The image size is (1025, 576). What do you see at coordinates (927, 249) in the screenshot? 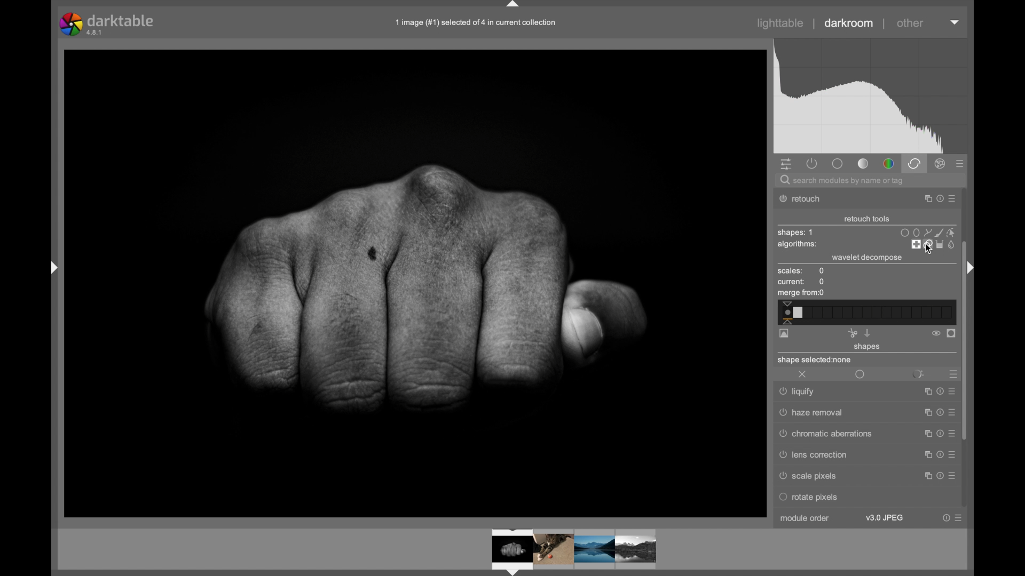
I see `cursor` at bounding box center [927, 249].